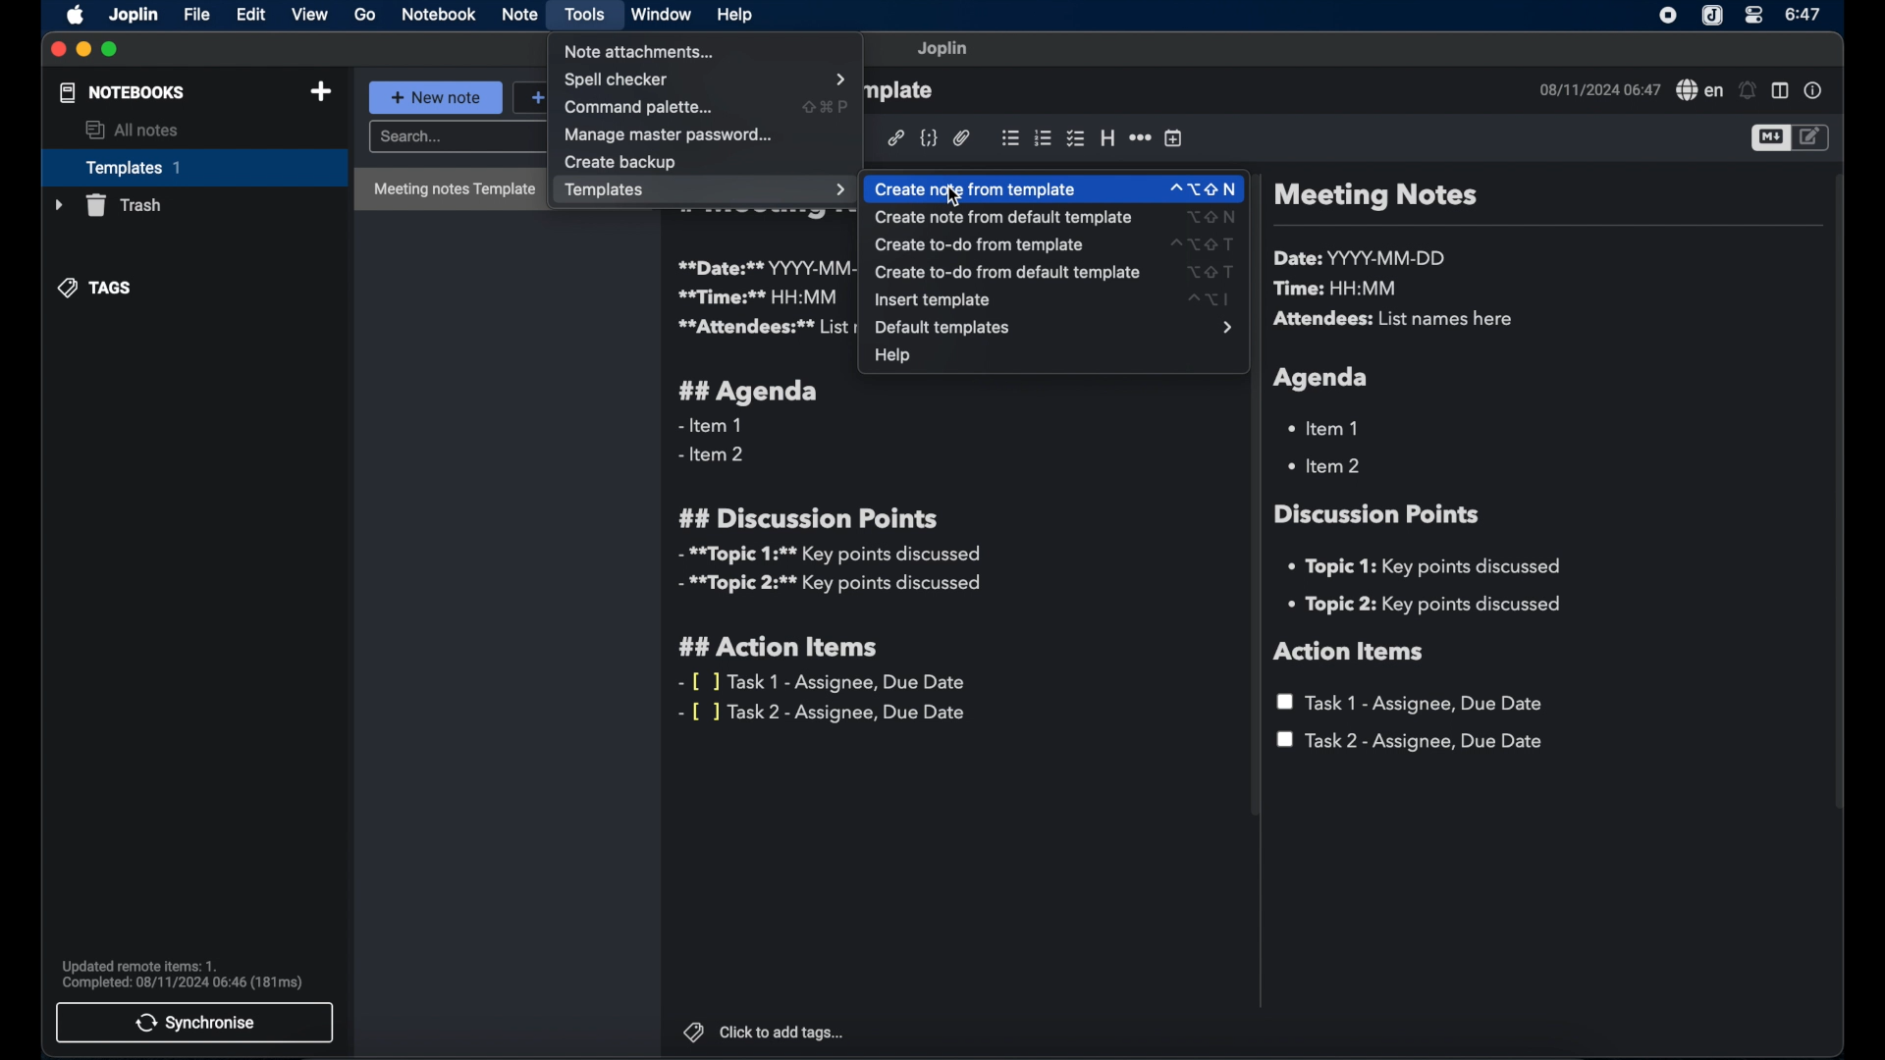 The width and height of the screenshot is (1885, 1060). What do you see at coordinates (707, 79) in the screenshot?
I see `spell checker menu` at bounding box center [707, 79].